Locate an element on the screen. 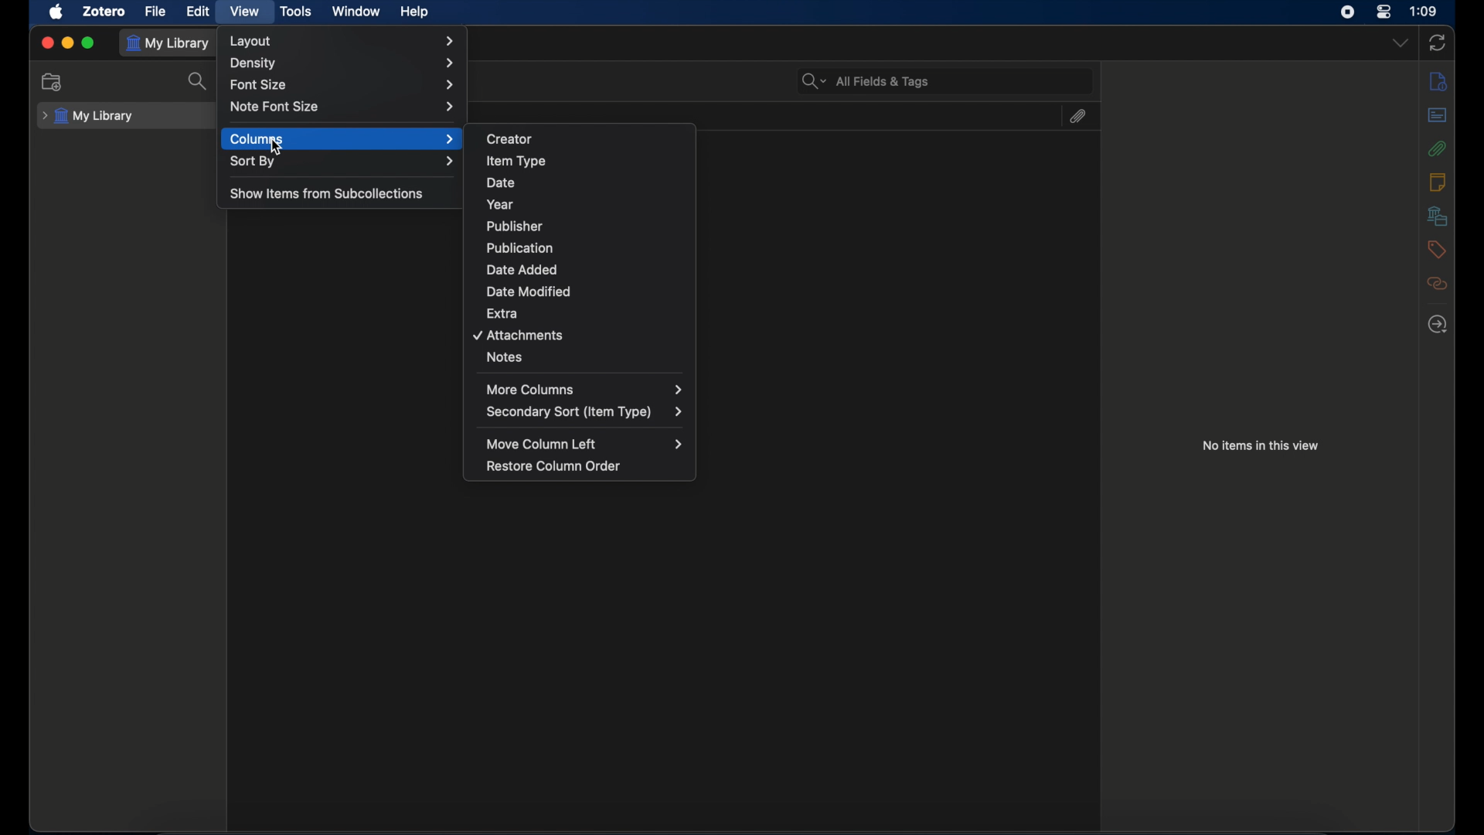 This screenshot has height=835, width=1484. dropdown is located at coordinates (1400, 43).